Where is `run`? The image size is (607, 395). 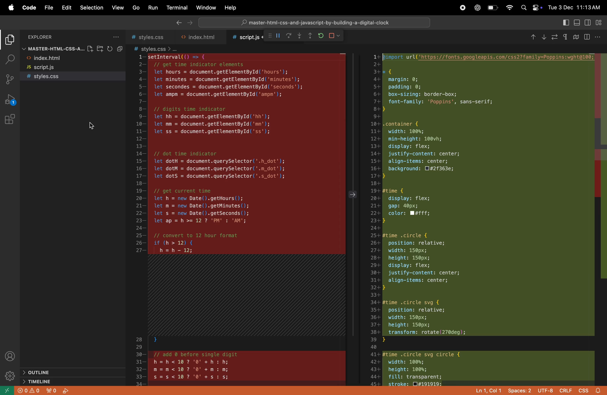 run is located at coordinates (153, 7).